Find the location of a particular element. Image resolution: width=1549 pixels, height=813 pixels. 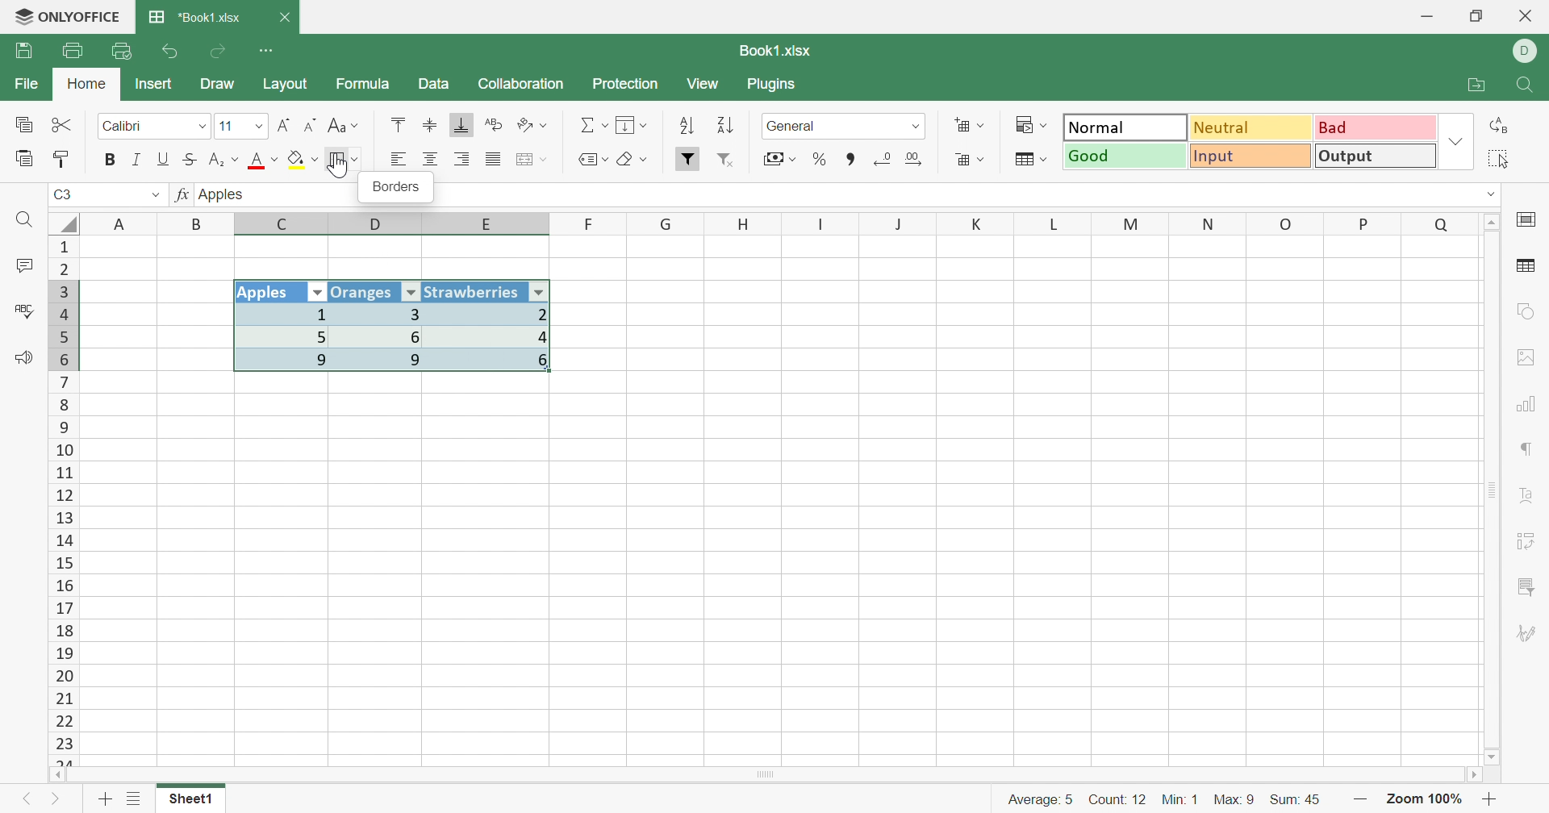

Wrap Text is located at coordinates (491, 126).